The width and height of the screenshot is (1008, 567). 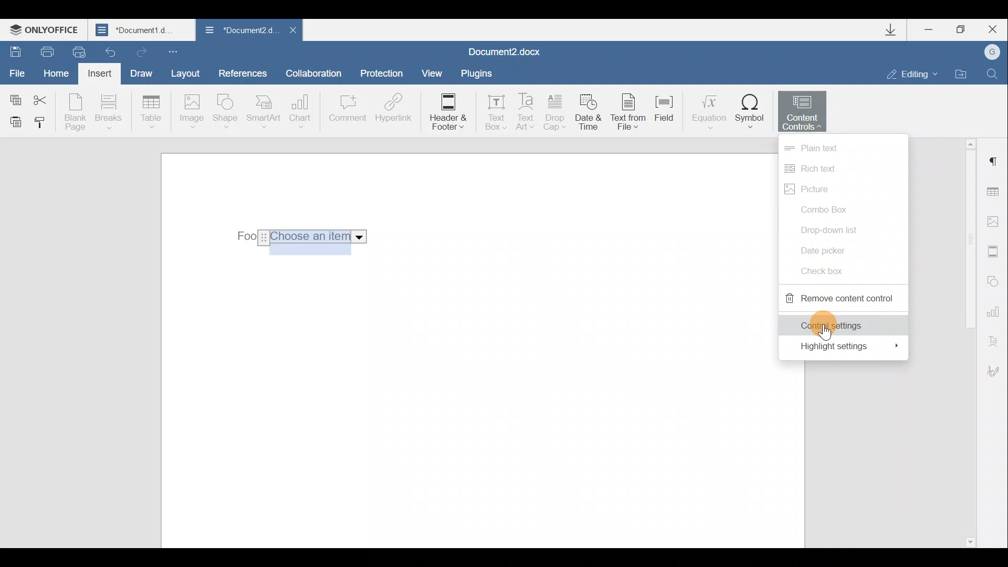 I want to click on Close, so click(x=991, y=29).